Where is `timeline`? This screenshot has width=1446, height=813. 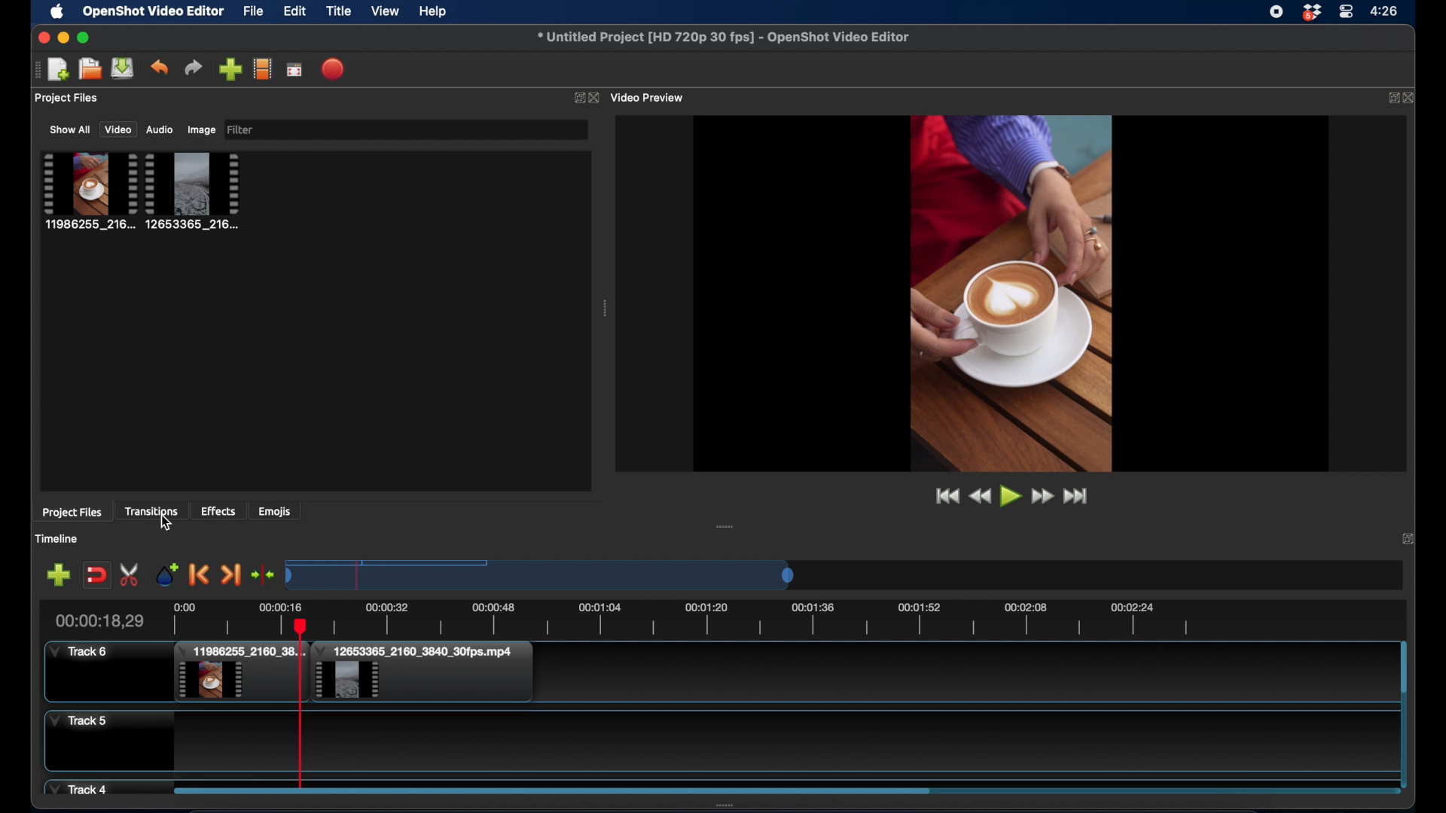 timeline is located at coordinates (58, 538).